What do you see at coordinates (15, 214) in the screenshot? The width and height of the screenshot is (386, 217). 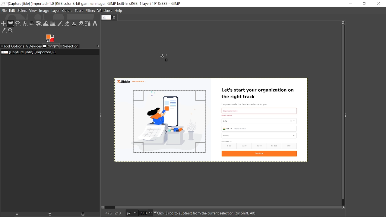 I see `Raise display for this image` at bounding box center [15, 214].